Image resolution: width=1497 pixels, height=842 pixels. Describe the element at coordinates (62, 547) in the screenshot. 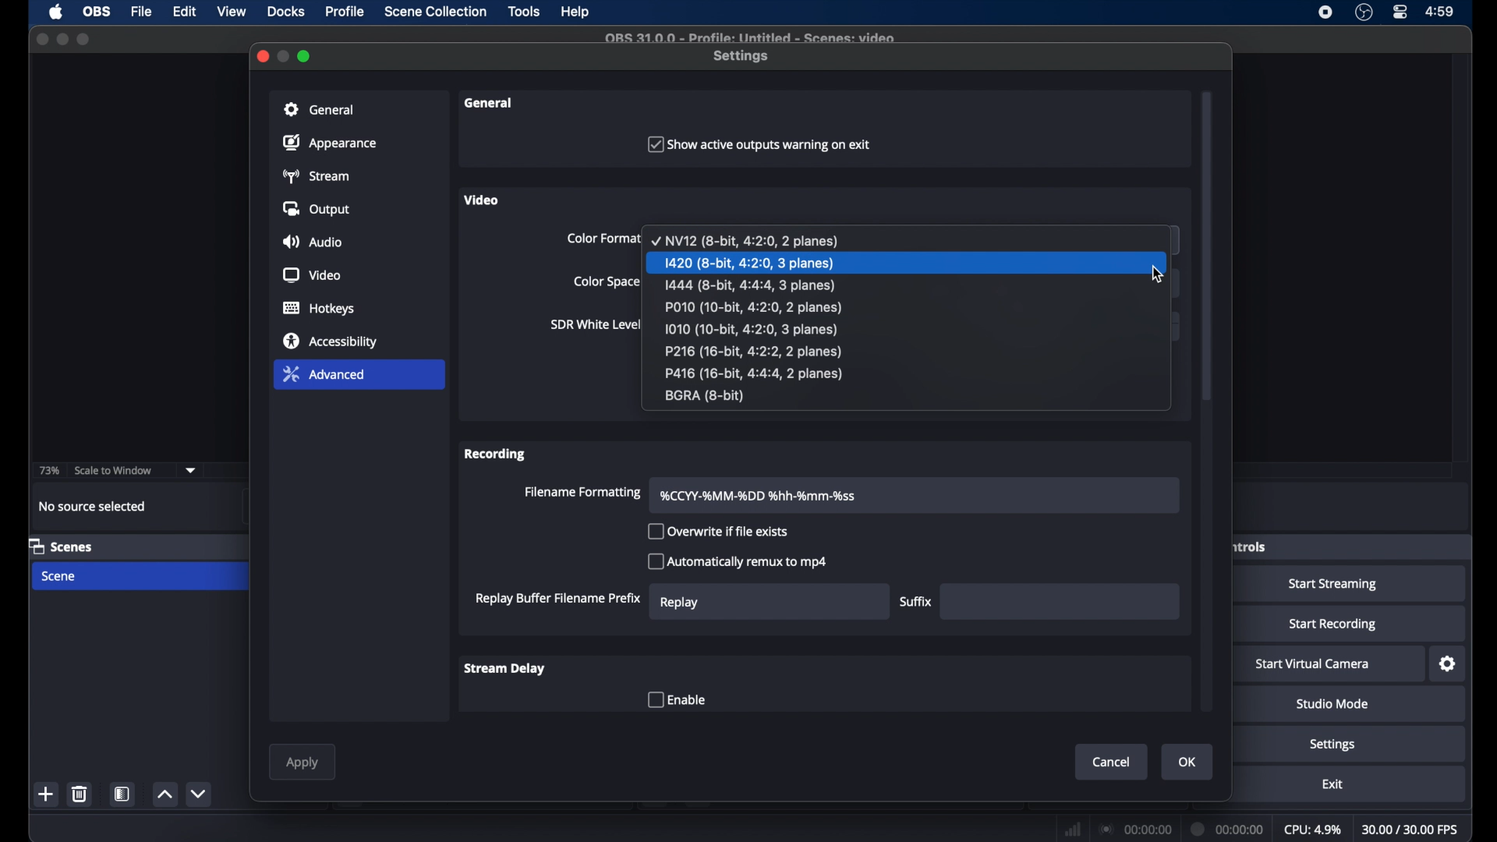

I see `scenes` at that location.